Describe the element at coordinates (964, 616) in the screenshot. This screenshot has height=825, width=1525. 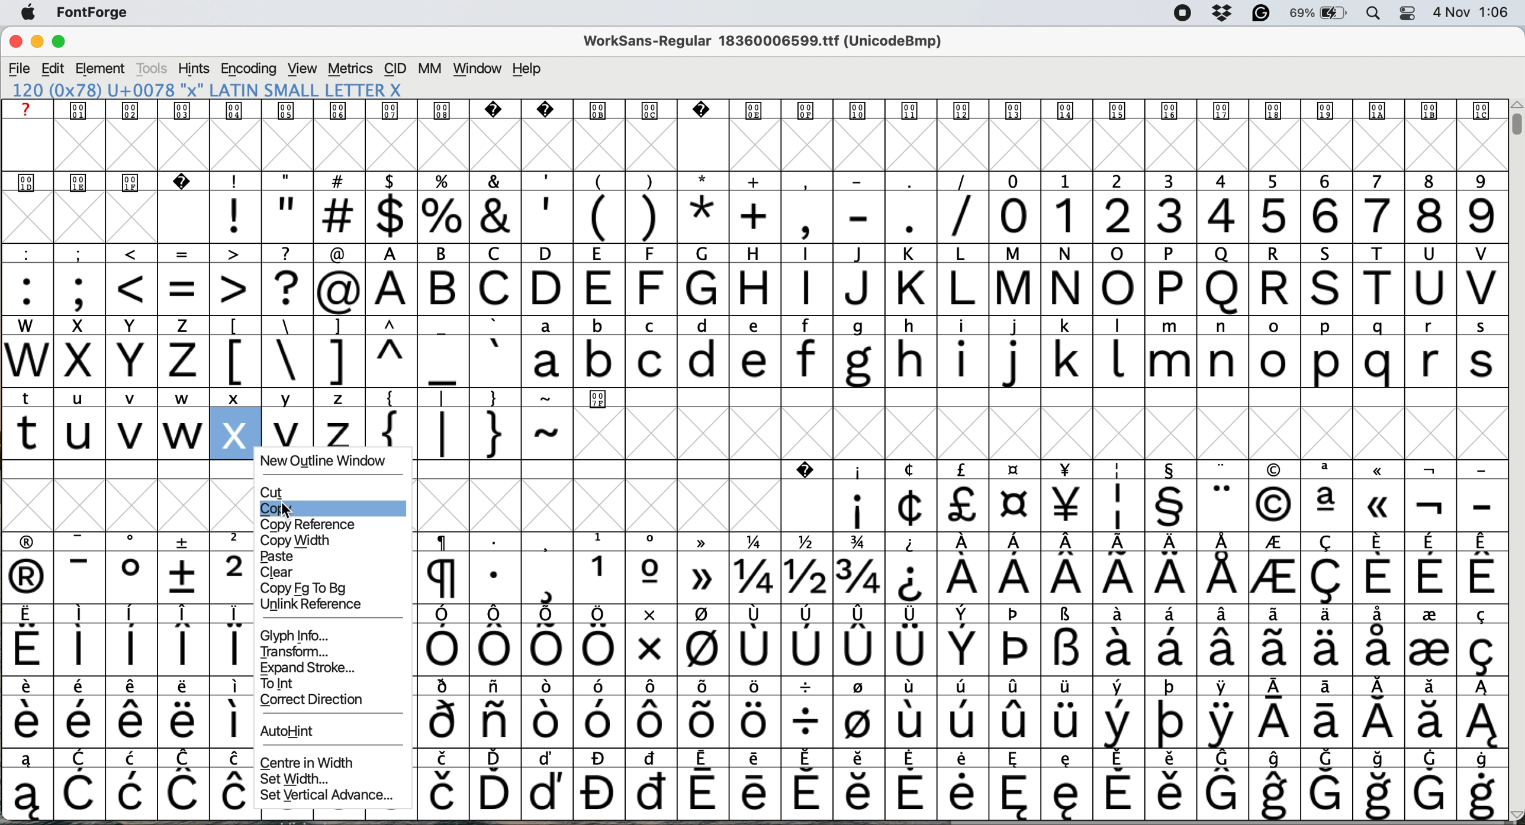
I see `special characters` at that location.